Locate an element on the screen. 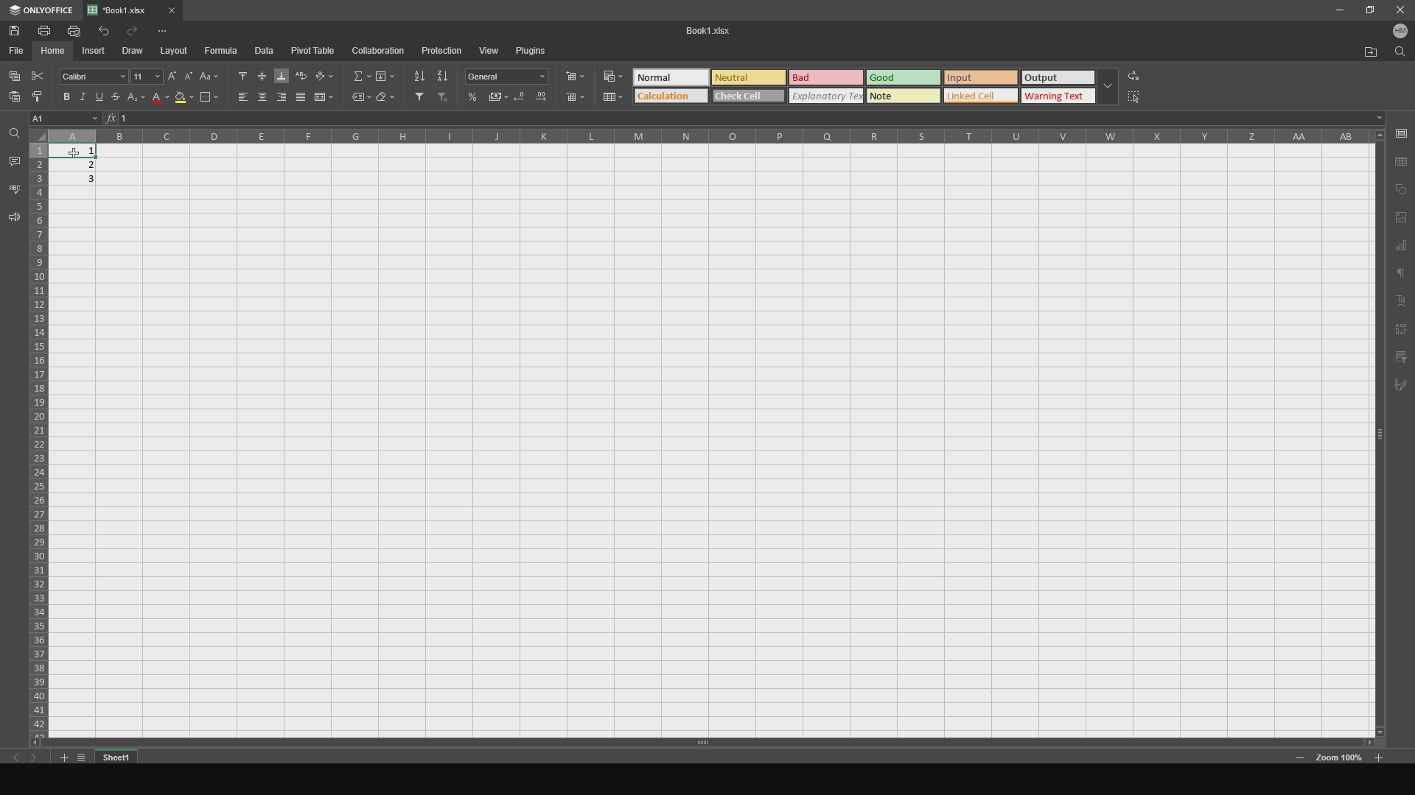 The height and width of the screenshot is (795, 1415). home is located at coordinates (55, 52).